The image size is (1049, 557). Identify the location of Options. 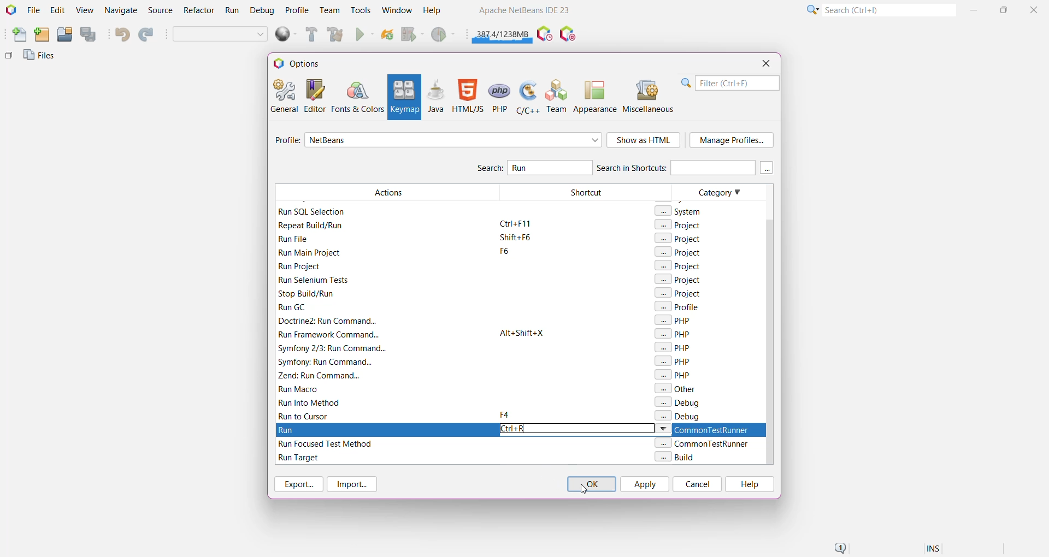
(302, 63).